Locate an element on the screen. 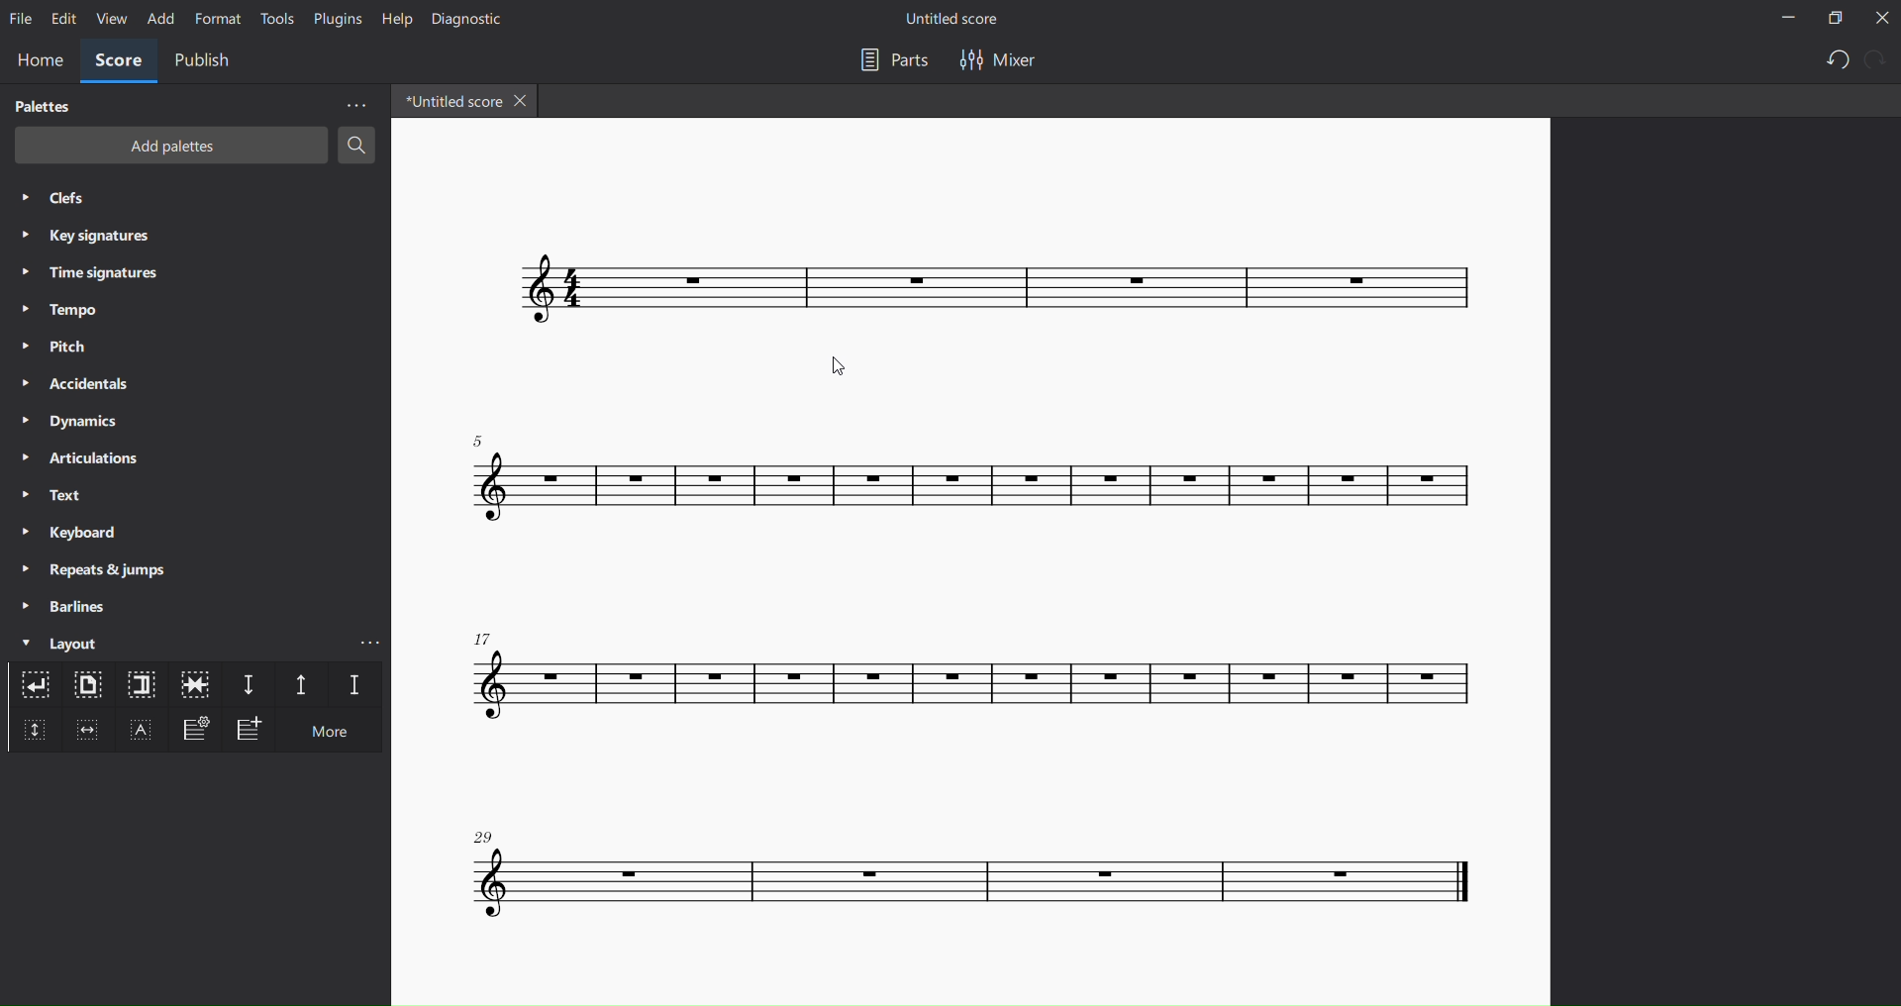 The image size is (1901, 1006). more layout options is located at coordinates (374, 642).